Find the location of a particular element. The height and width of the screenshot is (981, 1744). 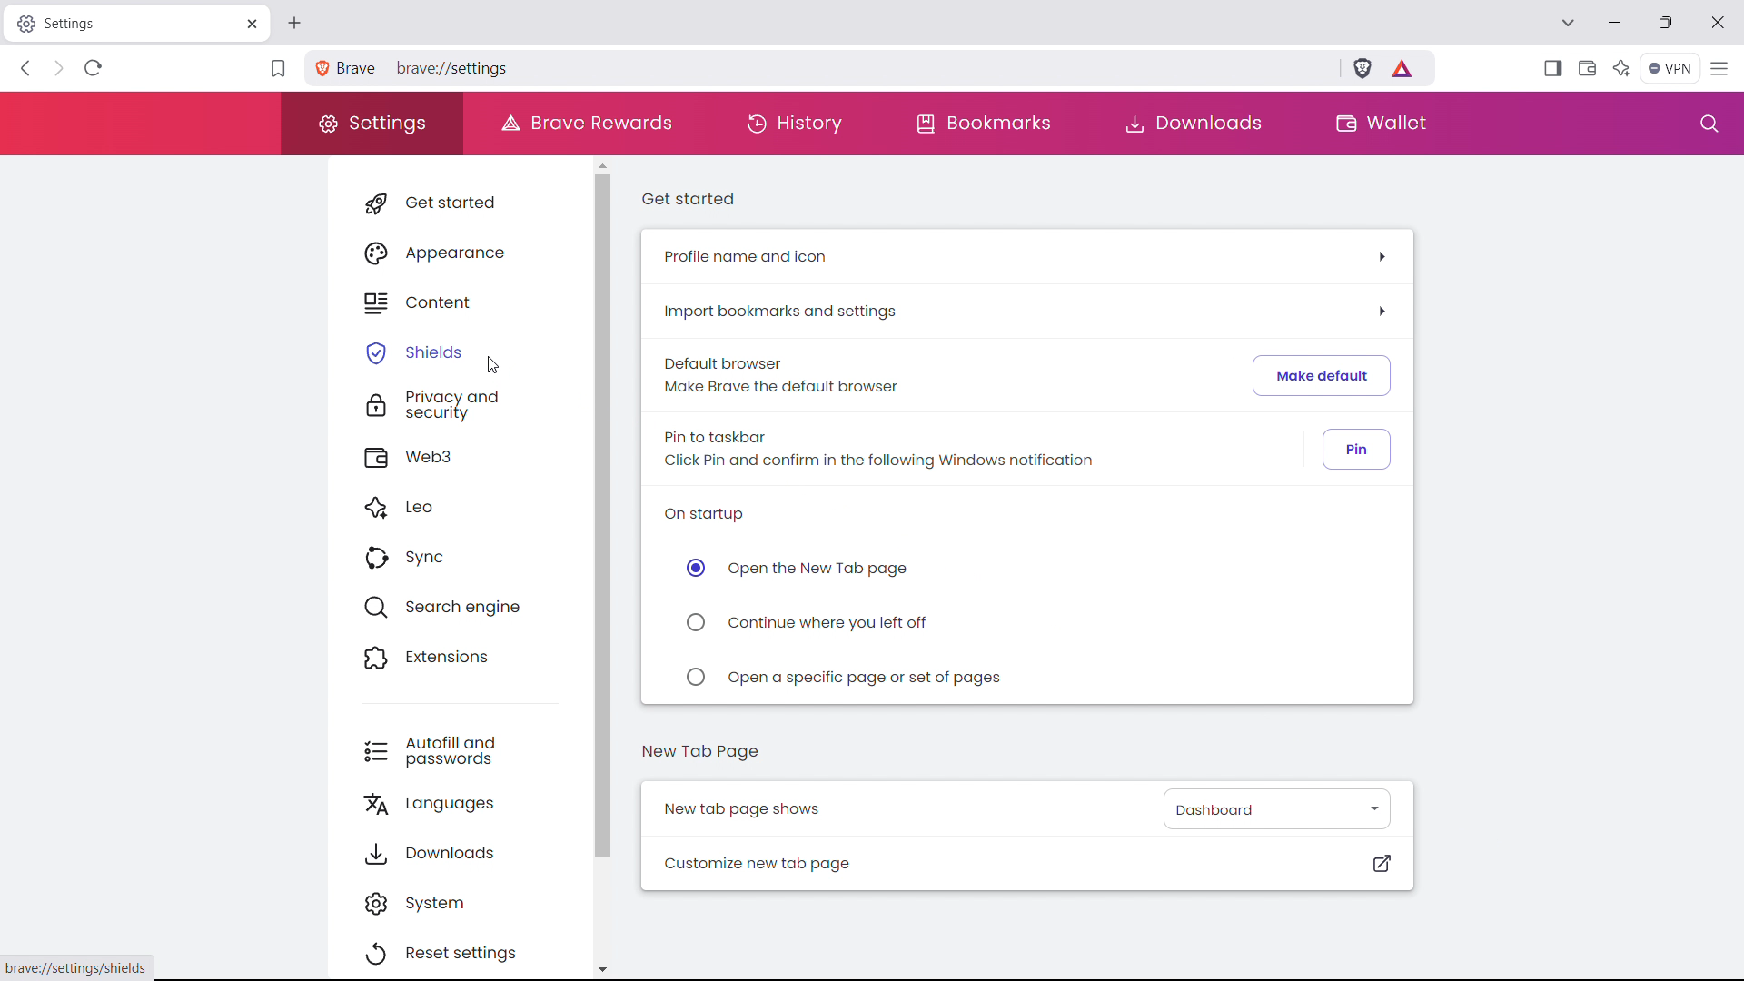

downloads is located at coordinates (458, 850).